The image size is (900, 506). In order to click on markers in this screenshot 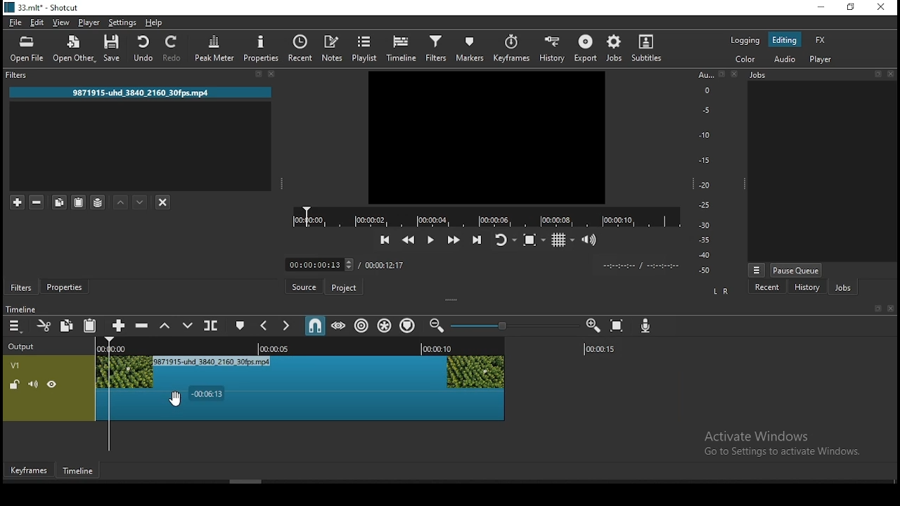, I will do `click(471, 48)`.